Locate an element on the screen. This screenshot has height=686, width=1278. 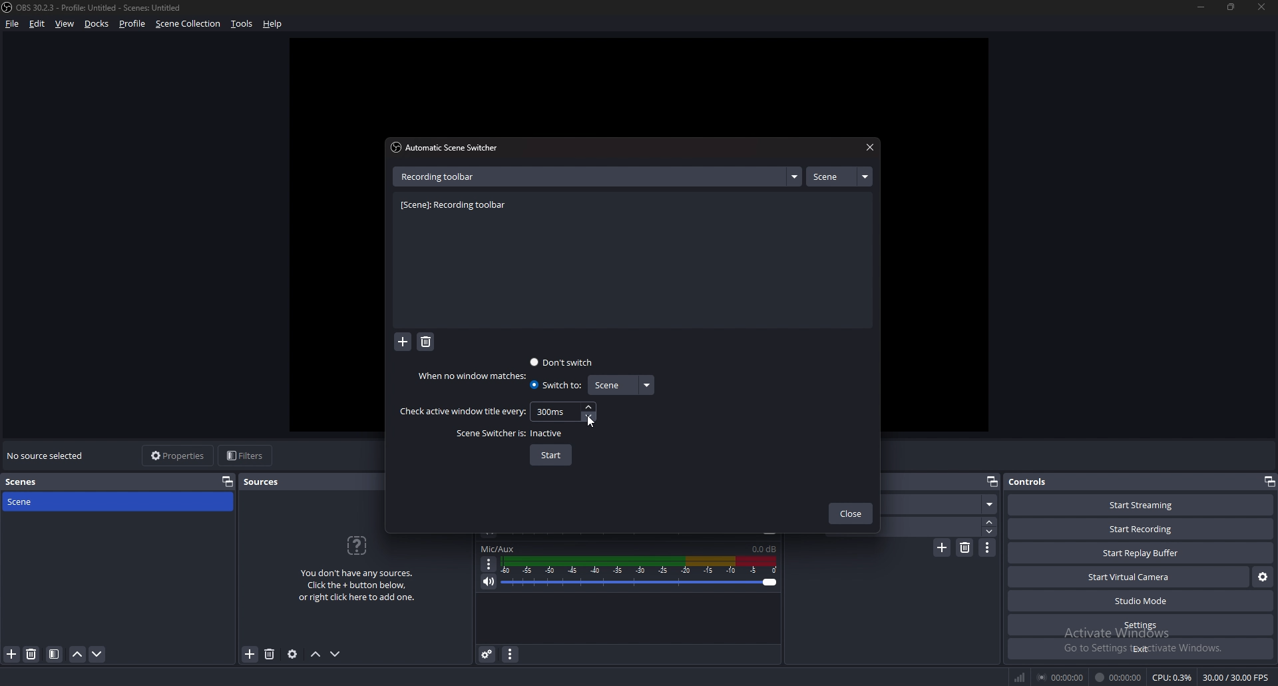
scene is located at coordinates (620, 385).